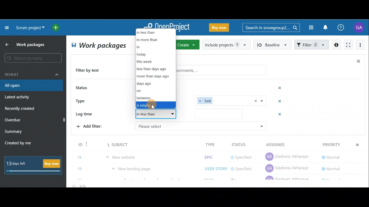  I want to click on task, so click(231, 100).